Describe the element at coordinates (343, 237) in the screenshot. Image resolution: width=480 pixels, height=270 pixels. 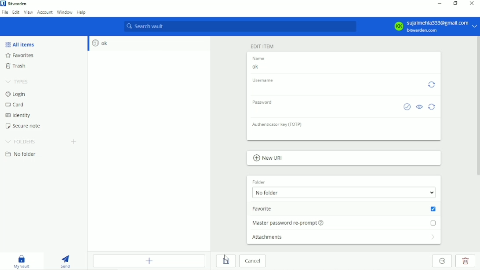
I see `Attachments` at that location.